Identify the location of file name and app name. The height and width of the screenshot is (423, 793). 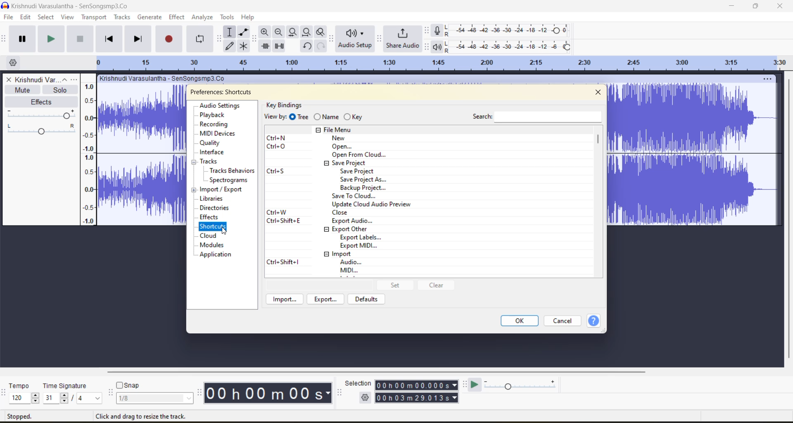
(69, 5).